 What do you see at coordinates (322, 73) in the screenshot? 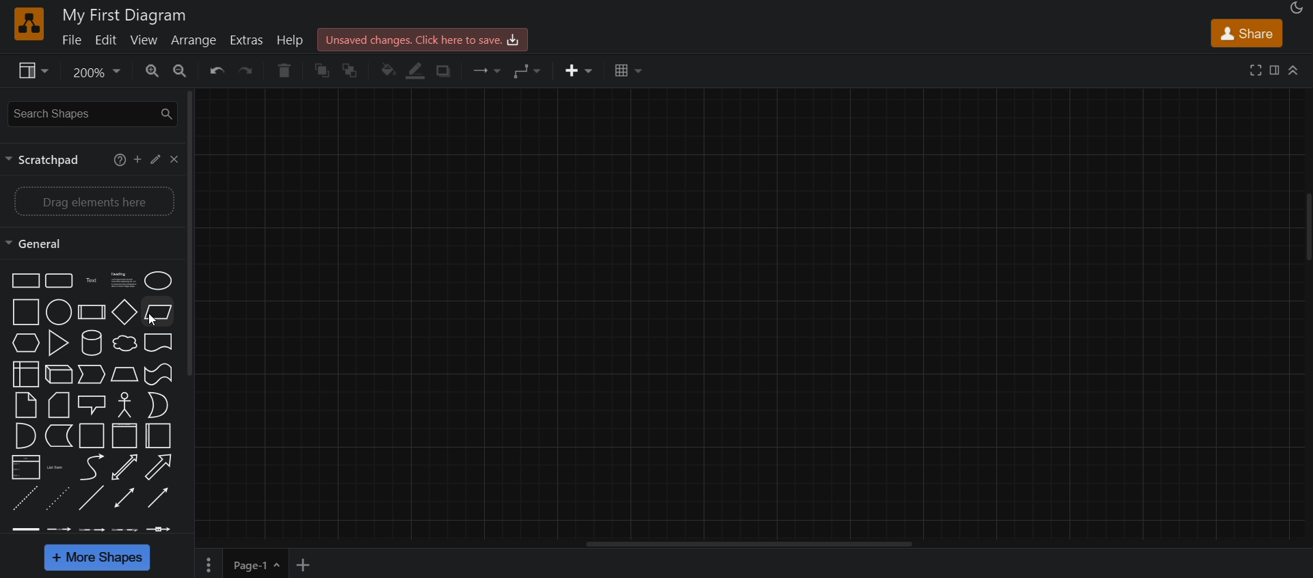
I see `to front` at bounding box center [322, 73].